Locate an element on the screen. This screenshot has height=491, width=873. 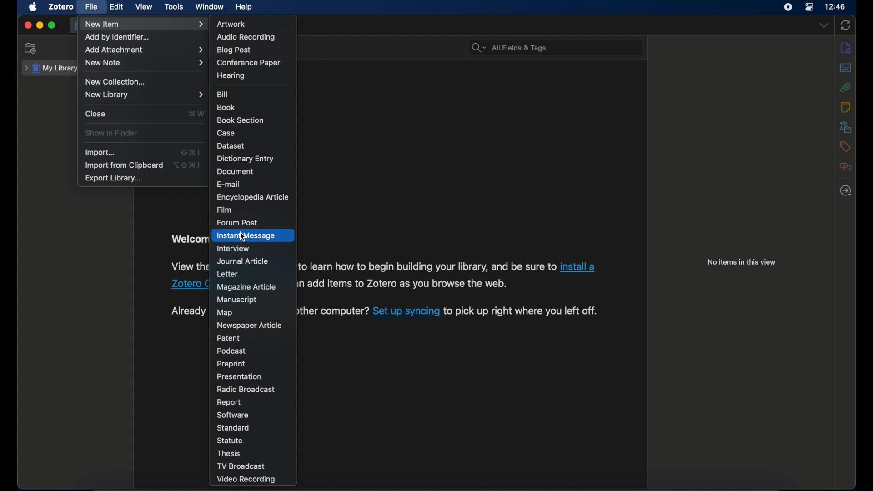
case is located at coordinates (226, 133).